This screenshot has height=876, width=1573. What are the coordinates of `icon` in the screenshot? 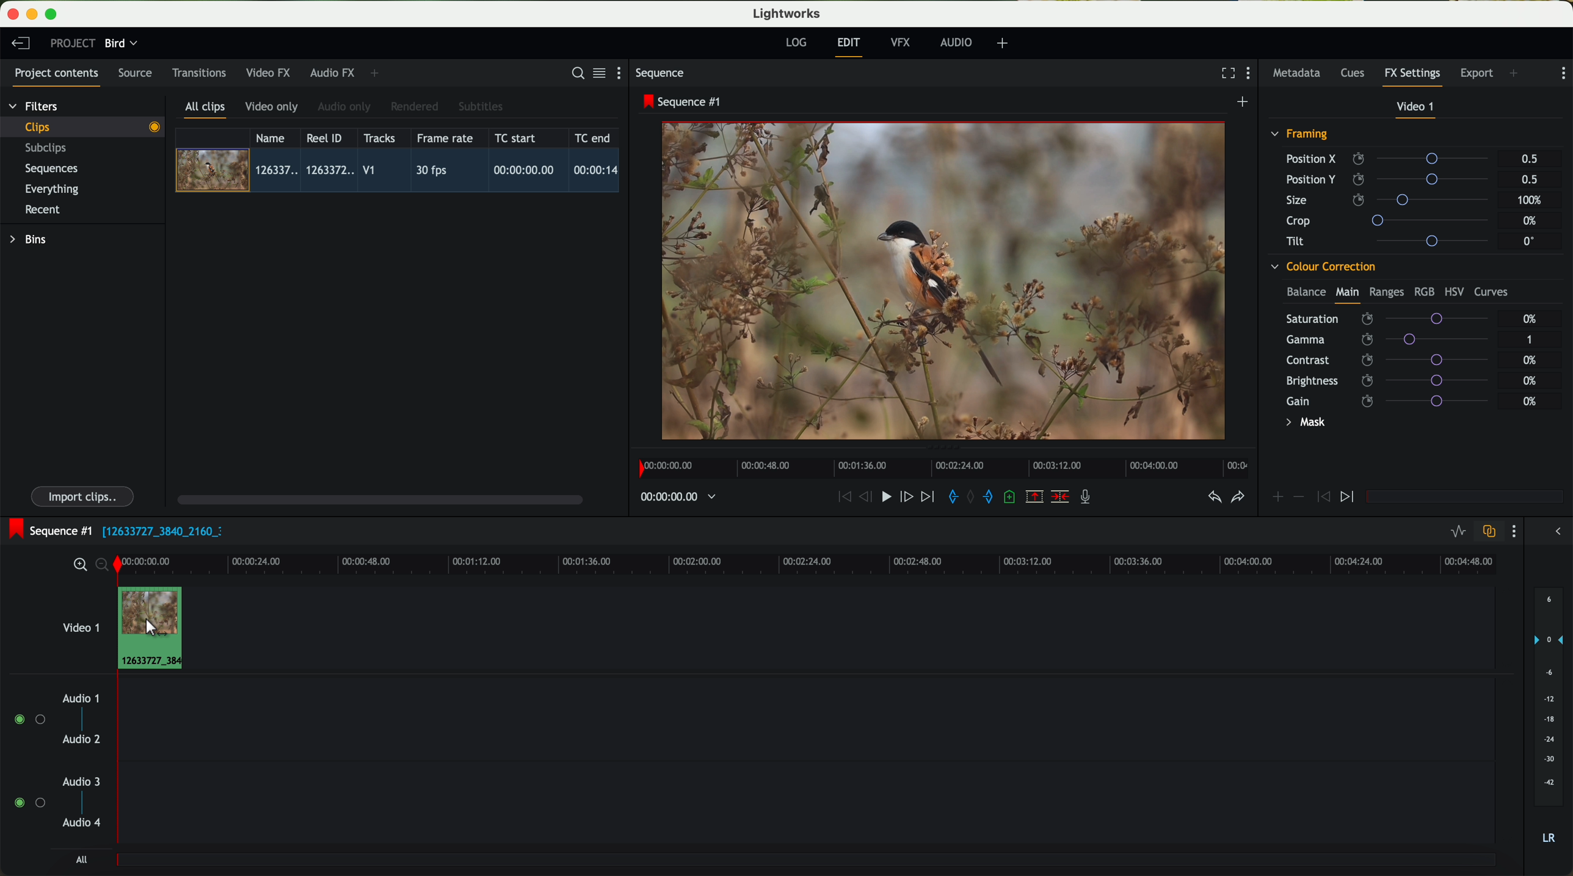 It's located at (1277, 498).